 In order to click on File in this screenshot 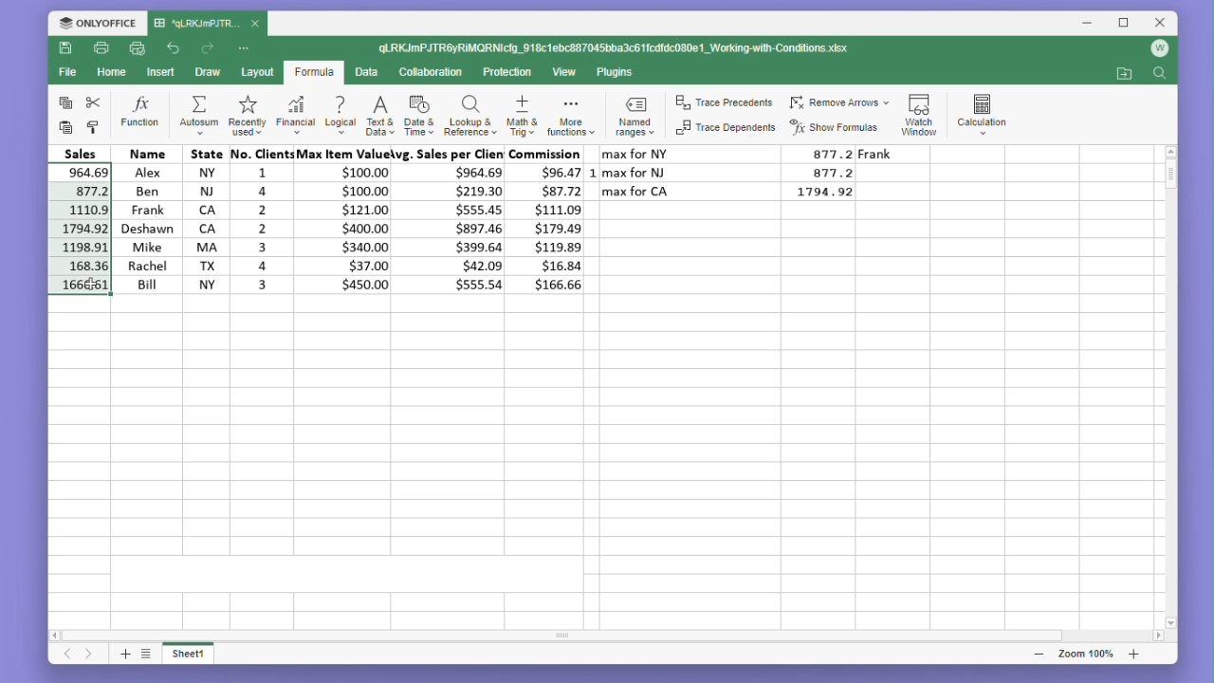, I will do `click(66, 72)`.